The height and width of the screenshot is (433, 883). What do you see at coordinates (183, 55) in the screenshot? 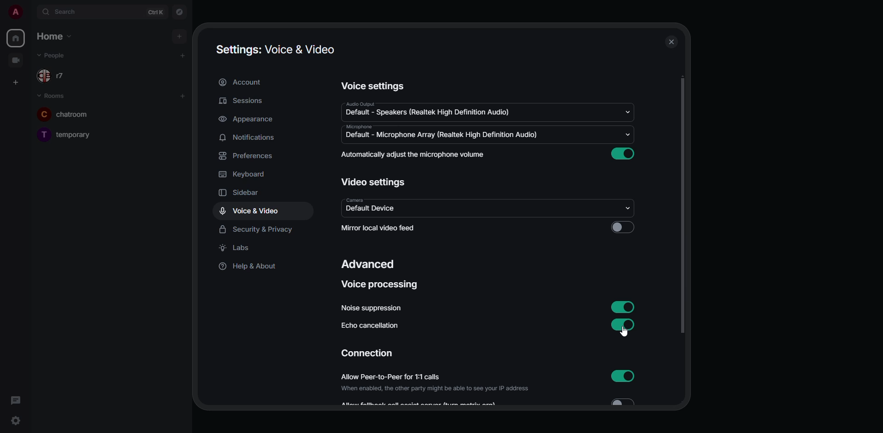
I see `add` at bounding box center [183, 55].